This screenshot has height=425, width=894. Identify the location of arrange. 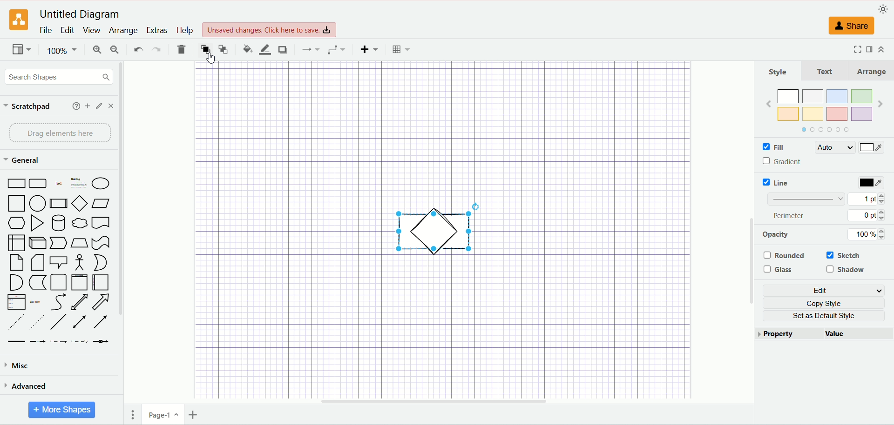
(123, 31).